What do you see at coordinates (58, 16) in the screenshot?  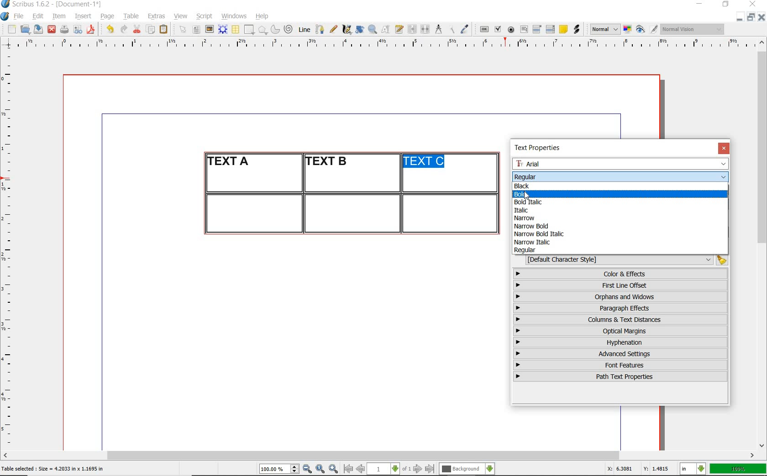 I see `item` at bounding box center [58, 16].